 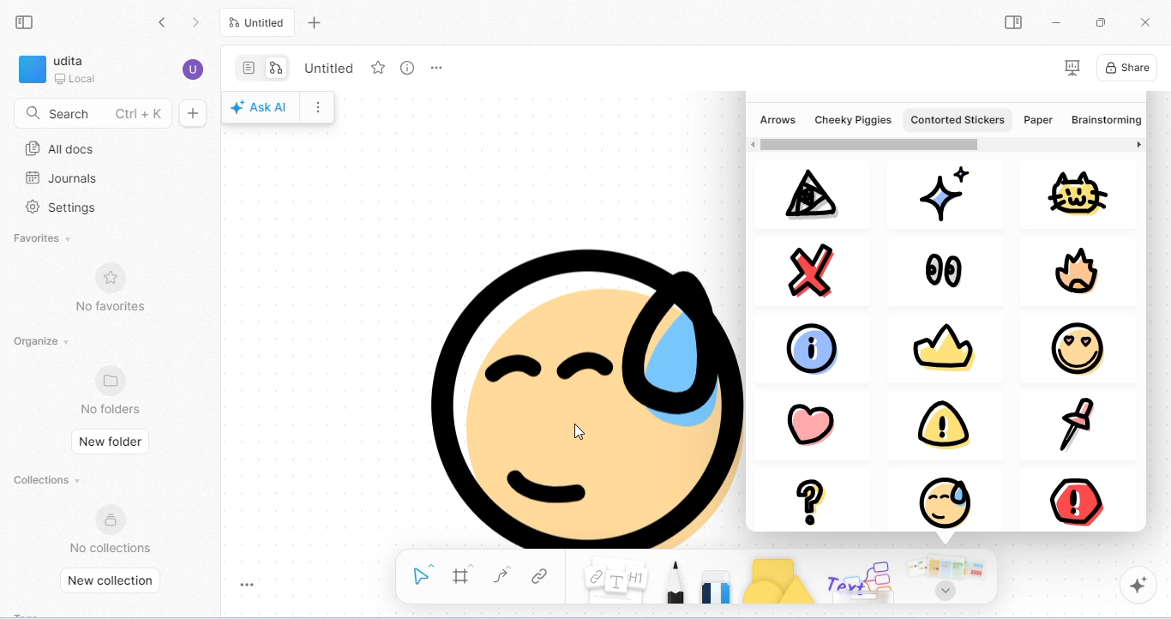 I want to click on search, so click(x=93, y=111).